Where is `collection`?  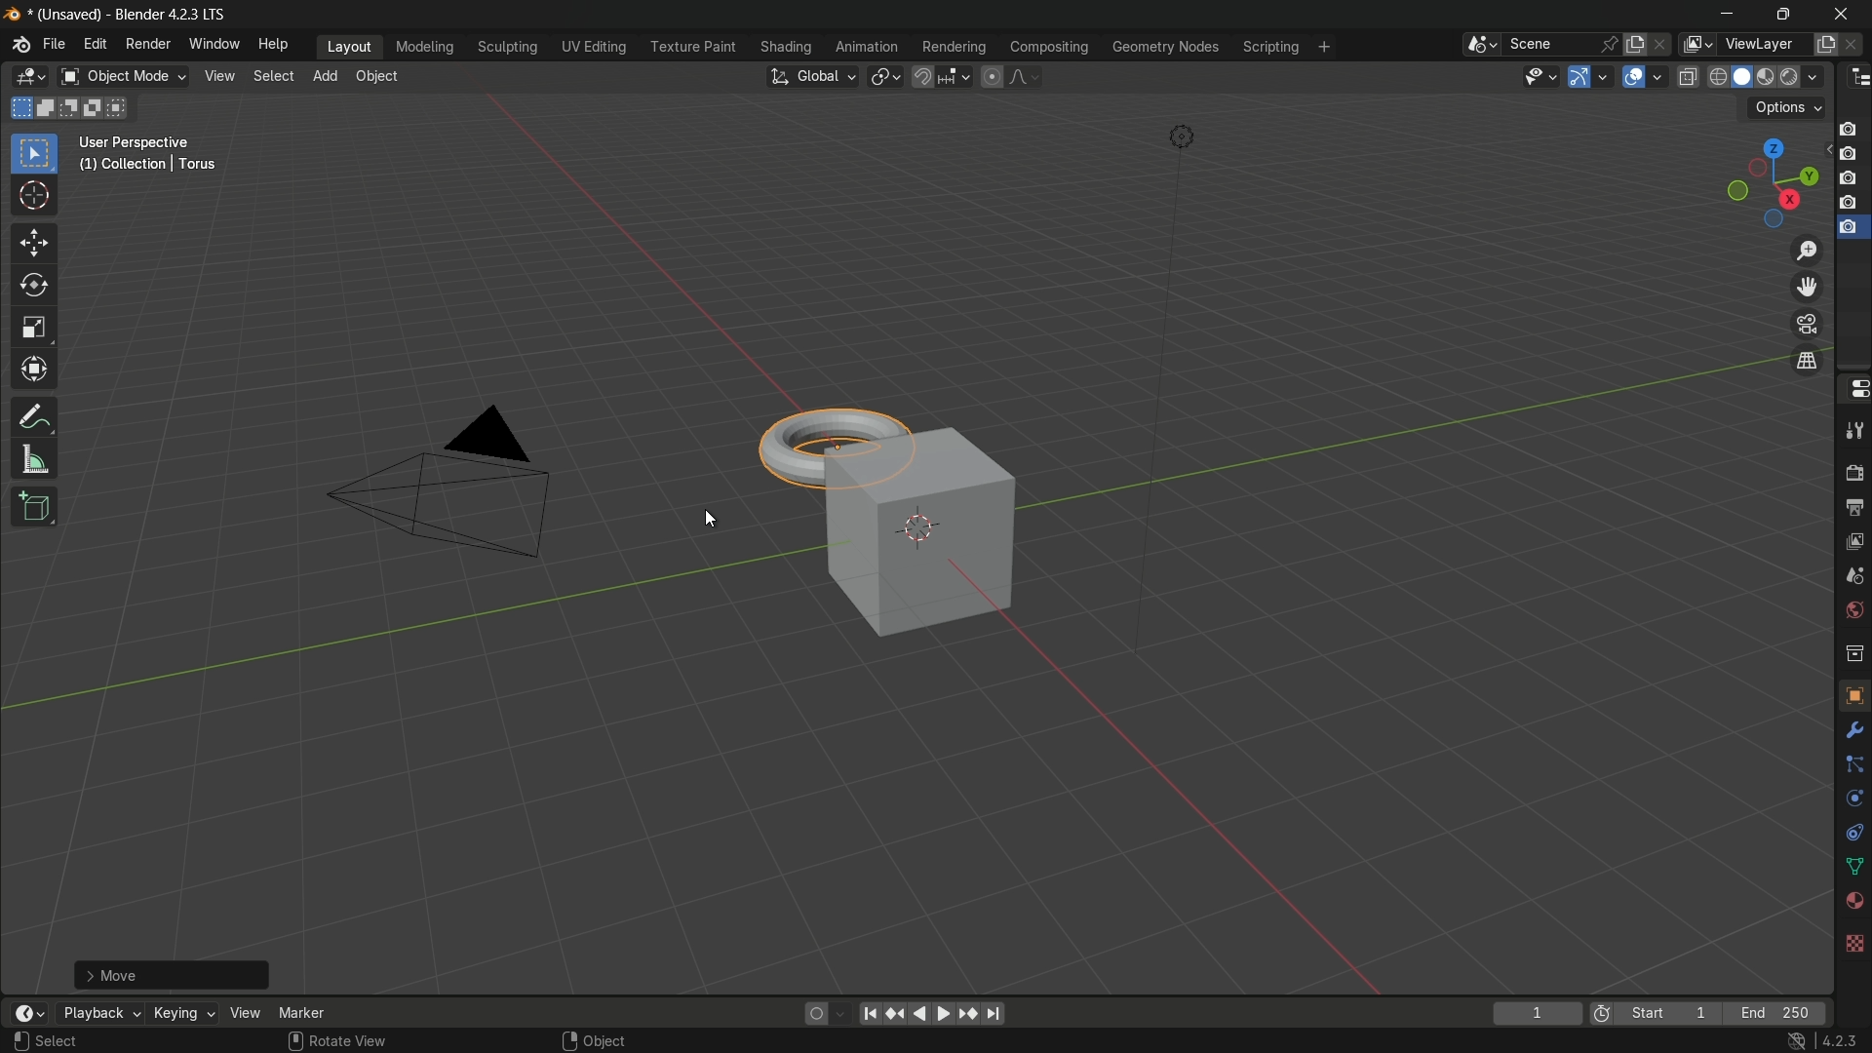
collection is located at coordinates (1852, 652).